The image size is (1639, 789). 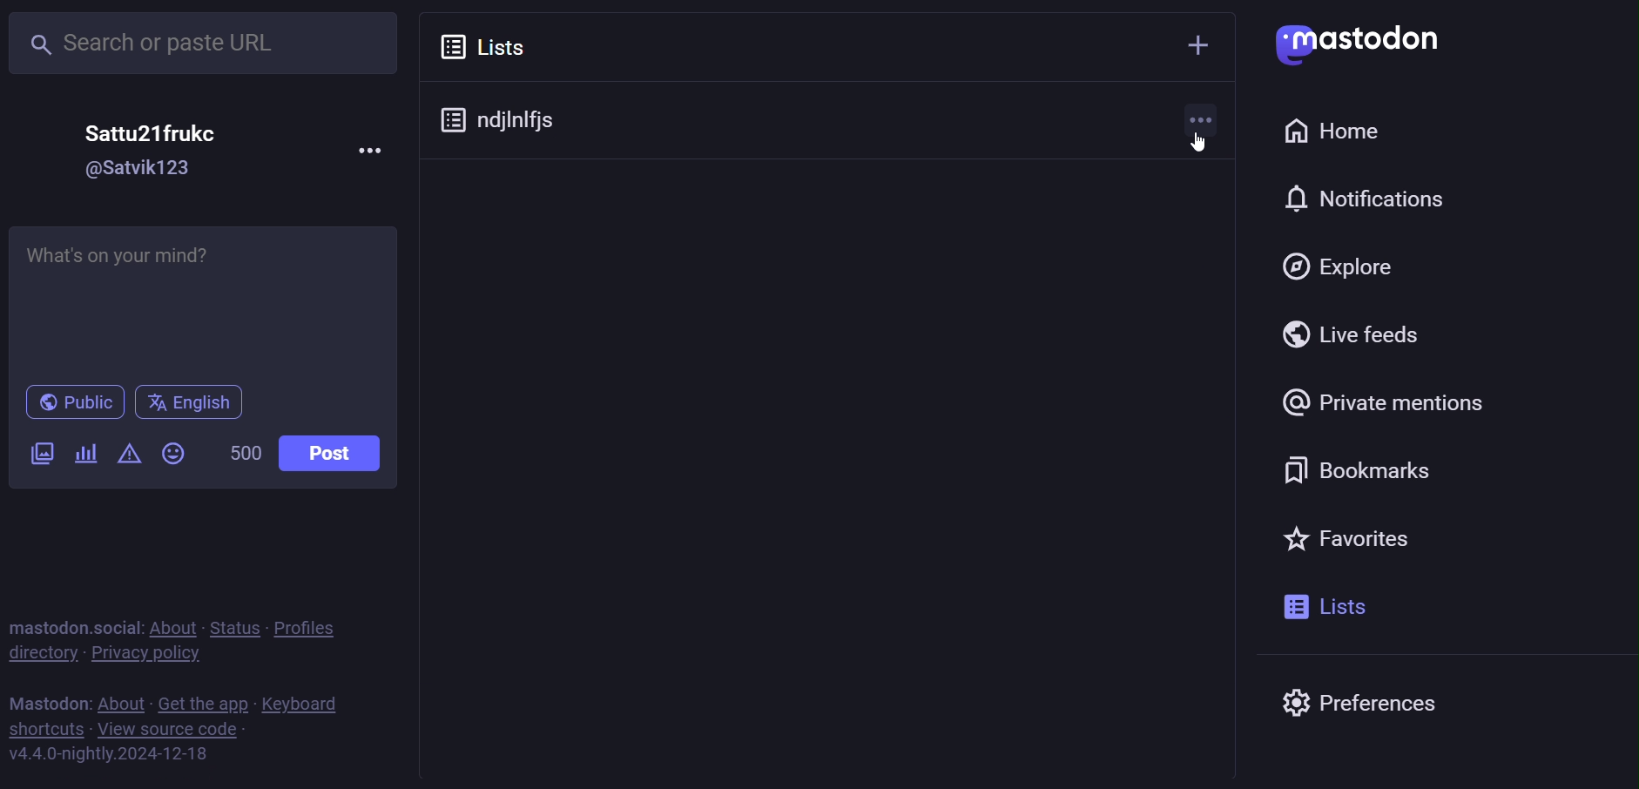 What do you see at coordinates (1364, 41) in the screenshot?
I see `Mastodon` at bounding box center [1364, 41].